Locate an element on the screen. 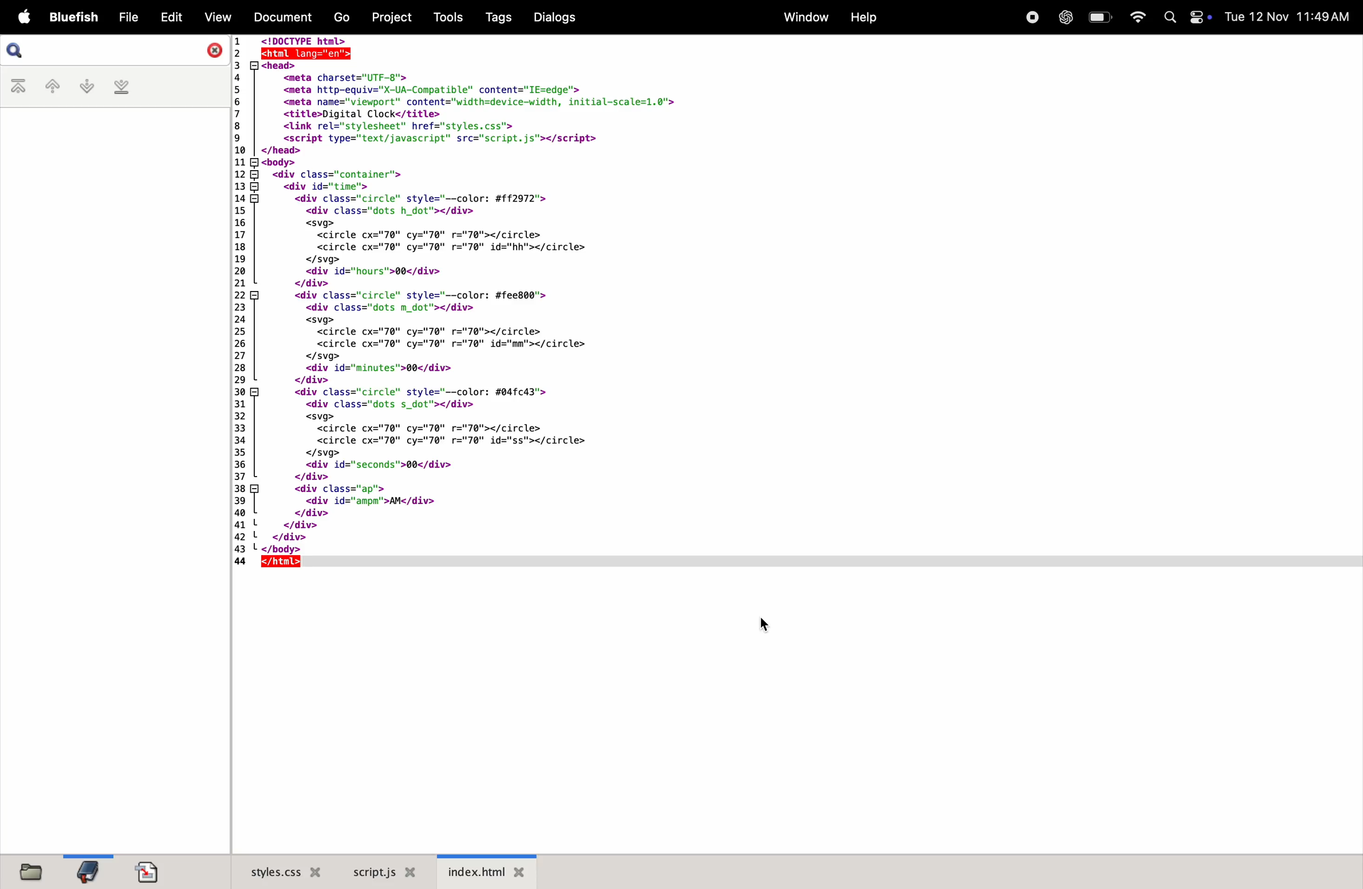 The height and width of the screenshot is (889, 1363). bookmarksfile is located at coordinates (85, 870).